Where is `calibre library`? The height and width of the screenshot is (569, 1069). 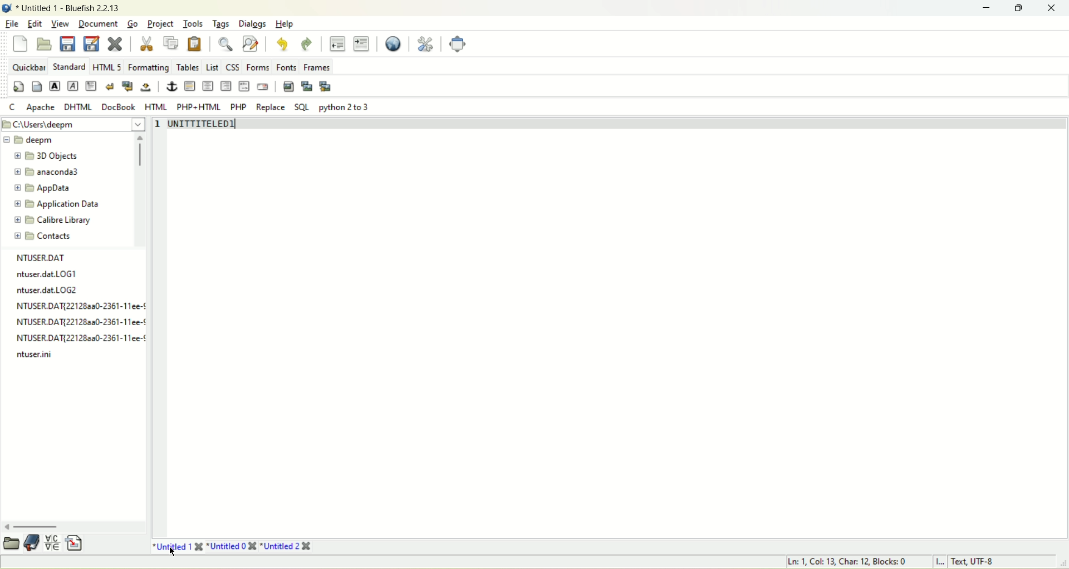 calibre library is located at coordinates (54, 219).